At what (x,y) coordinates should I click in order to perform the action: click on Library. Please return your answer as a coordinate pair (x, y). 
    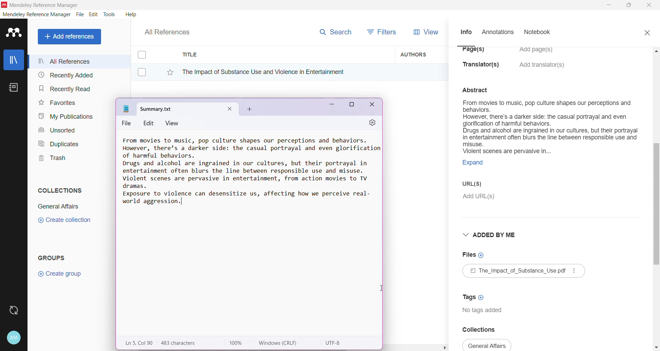
    Looking at the image, I should click on (14, 61).